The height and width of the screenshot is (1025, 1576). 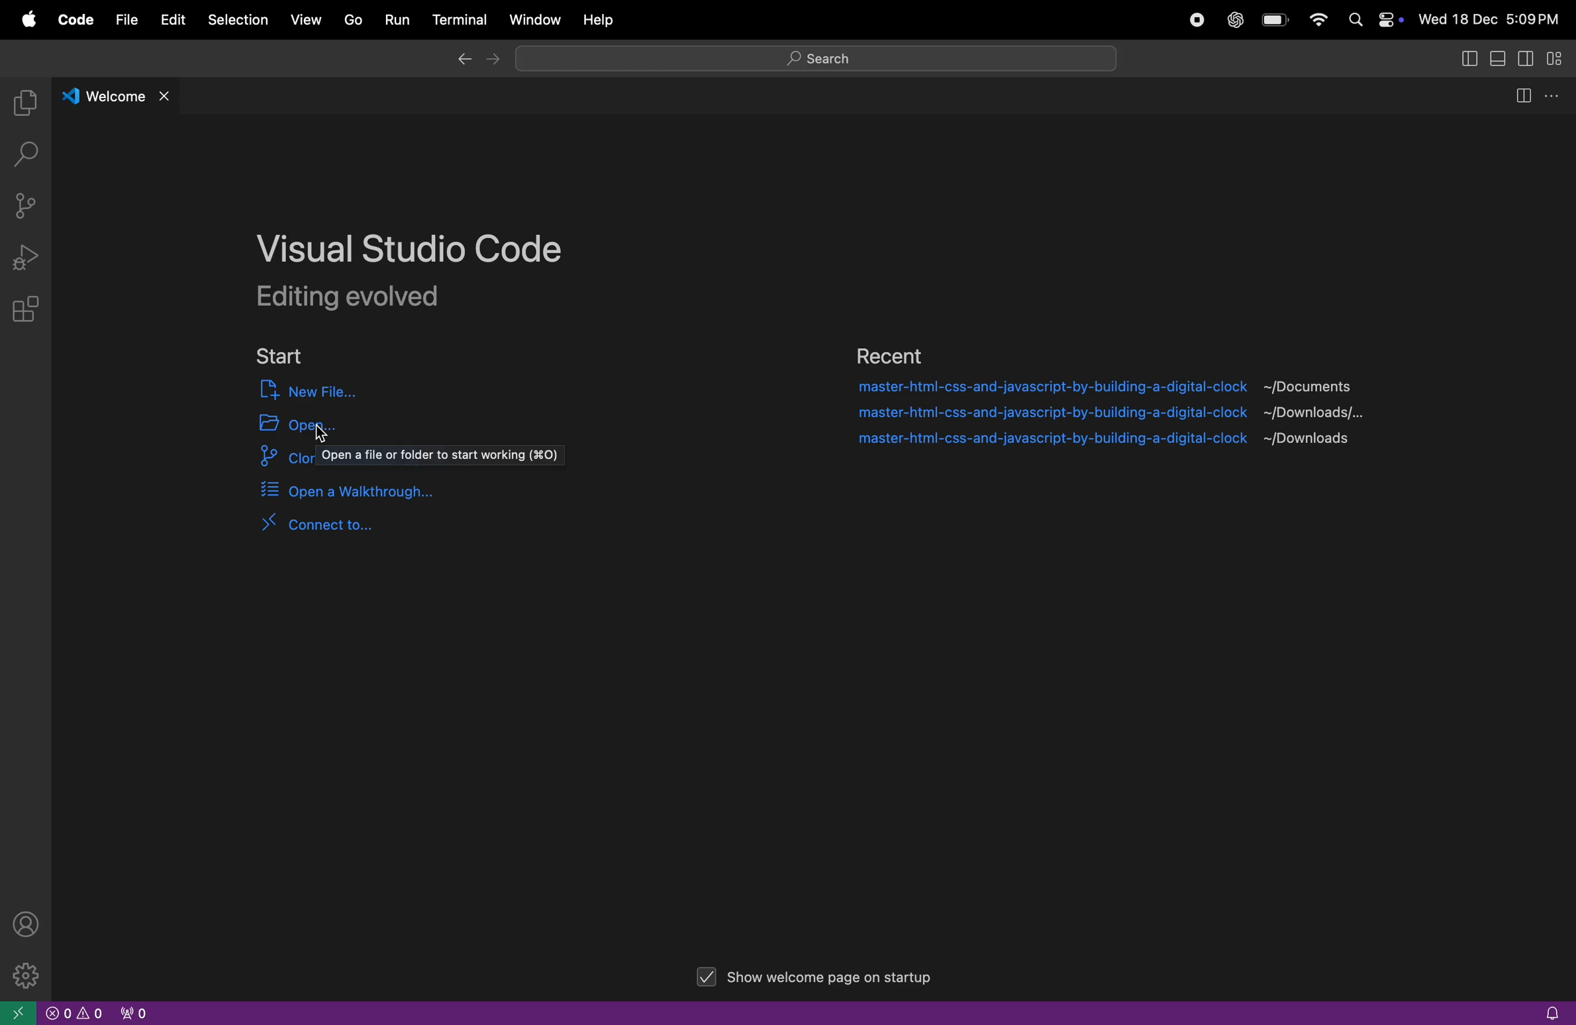 What do you see at coordinates (1521, 98) in the screenshot?
I see `split editor` at bounding box center [1521, 98].